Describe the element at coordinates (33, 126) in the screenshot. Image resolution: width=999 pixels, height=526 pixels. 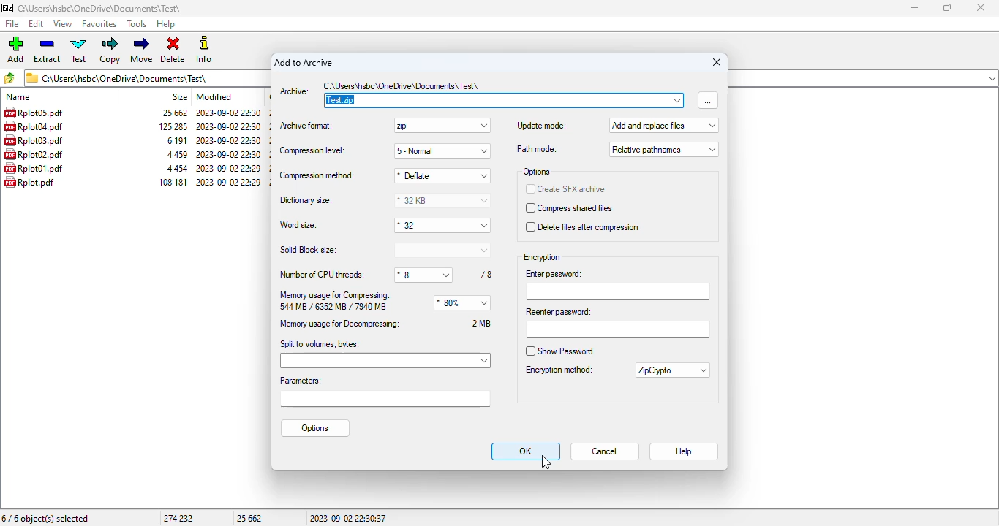
I see `rplot04` at that location.